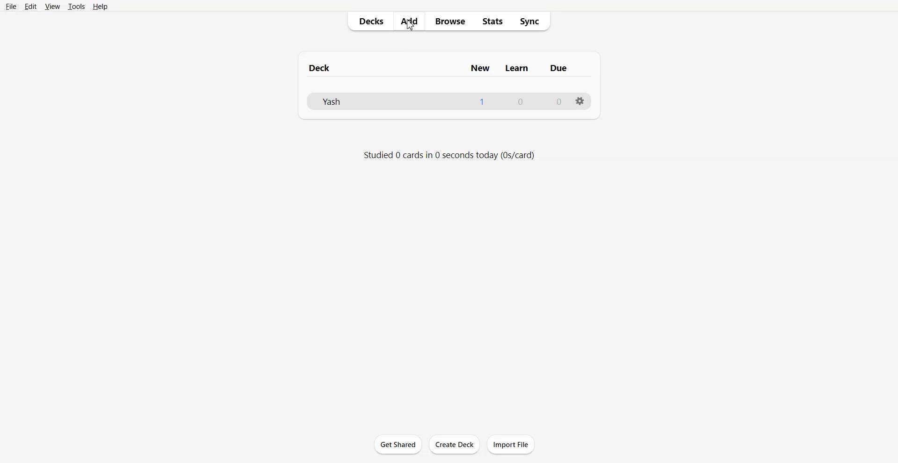 The width and height of the screenshot is (898, 463). I want to click on 1, so click(481, 101).